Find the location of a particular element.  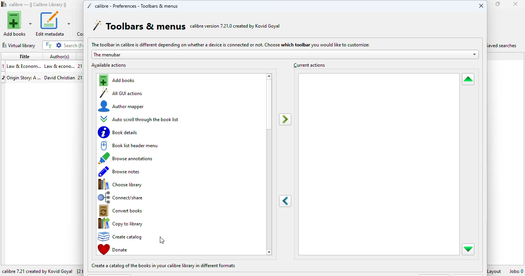

toolbars & menus is located at coordinates (139, 26).